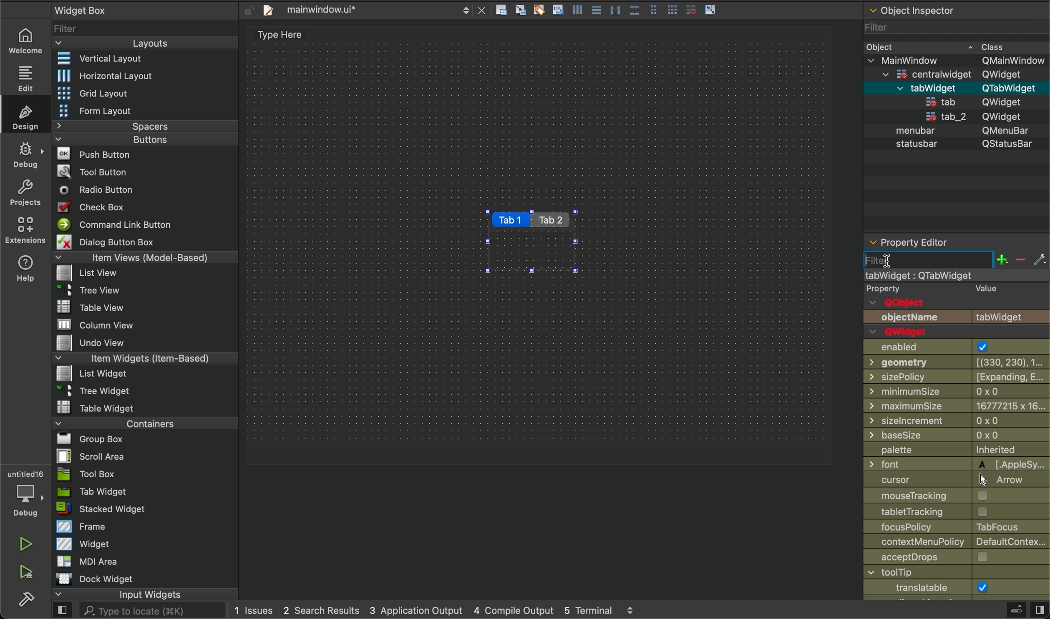 This screenshot has width=1050, height=619. I want to click on design, so click(25, 115).